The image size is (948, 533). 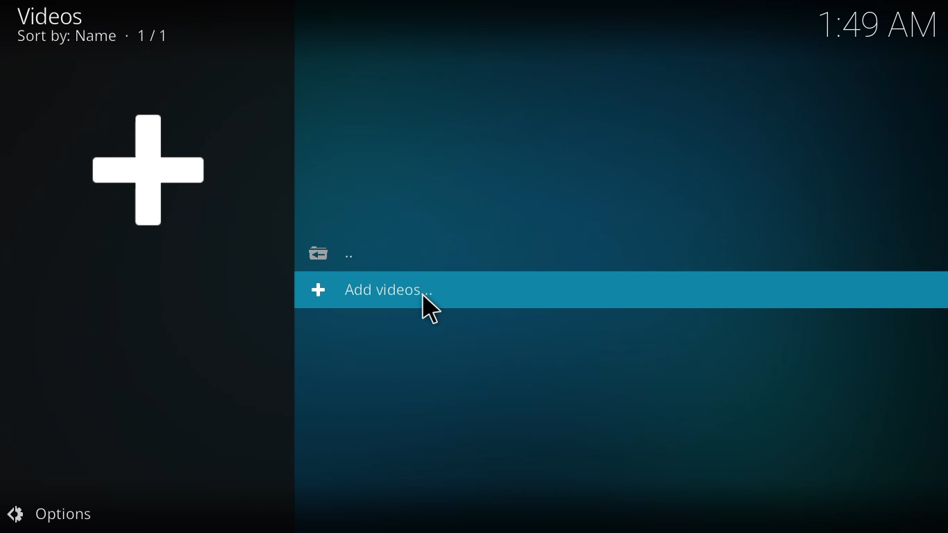 I want to click on add, so click(x=151, y=167).